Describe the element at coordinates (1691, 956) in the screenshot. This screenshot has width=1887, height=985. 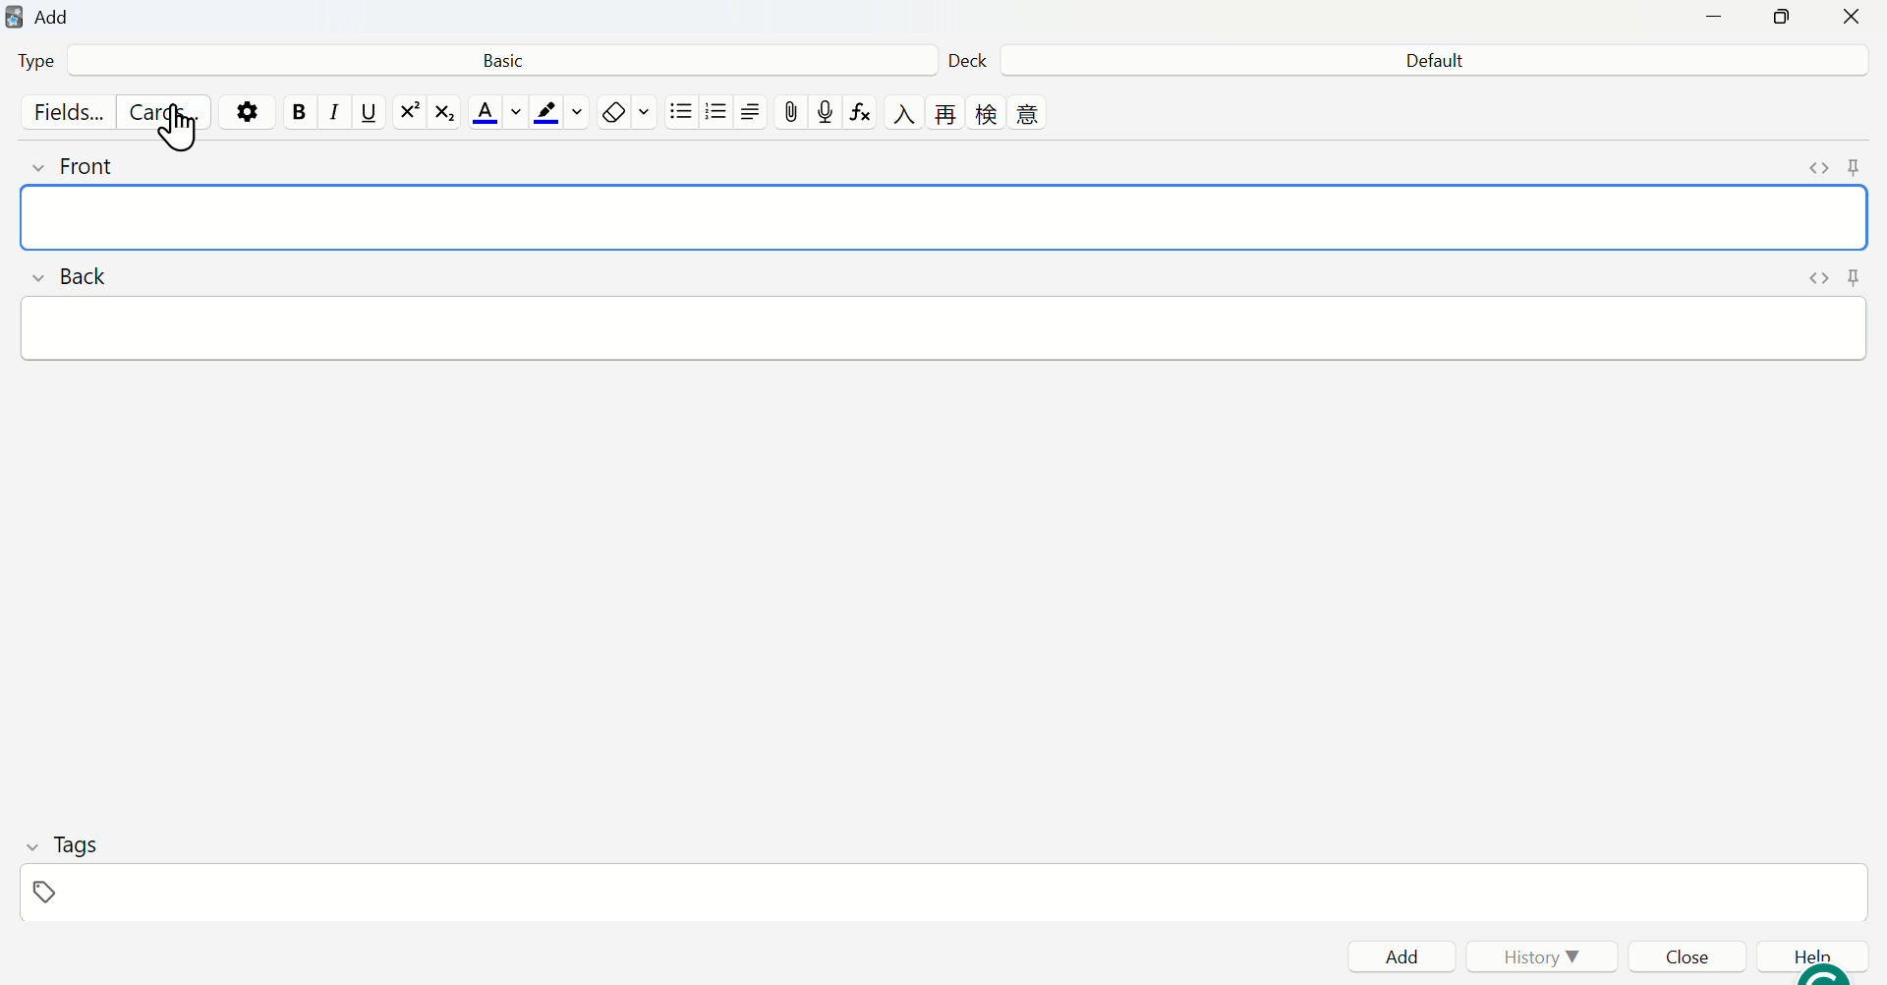
I see `Close` at that location.